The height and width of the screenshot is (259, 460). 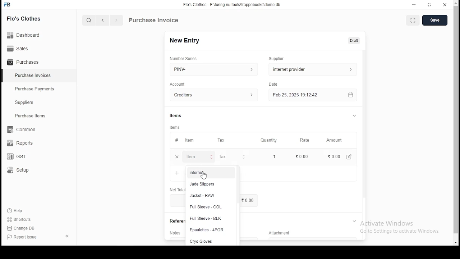 What do you see at coordinates (103, 21) in the screenshot?
I see `previous` at bounding box center [103, 21].